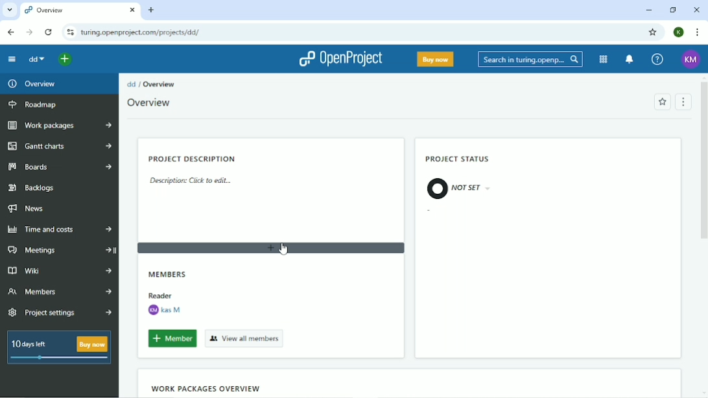 The height and width of the screenshot is (398, 708). What do you see at coordinates (695, 32) in the screenshot?
I see `Customize and control google chrome` at bounding box center [695, 32].